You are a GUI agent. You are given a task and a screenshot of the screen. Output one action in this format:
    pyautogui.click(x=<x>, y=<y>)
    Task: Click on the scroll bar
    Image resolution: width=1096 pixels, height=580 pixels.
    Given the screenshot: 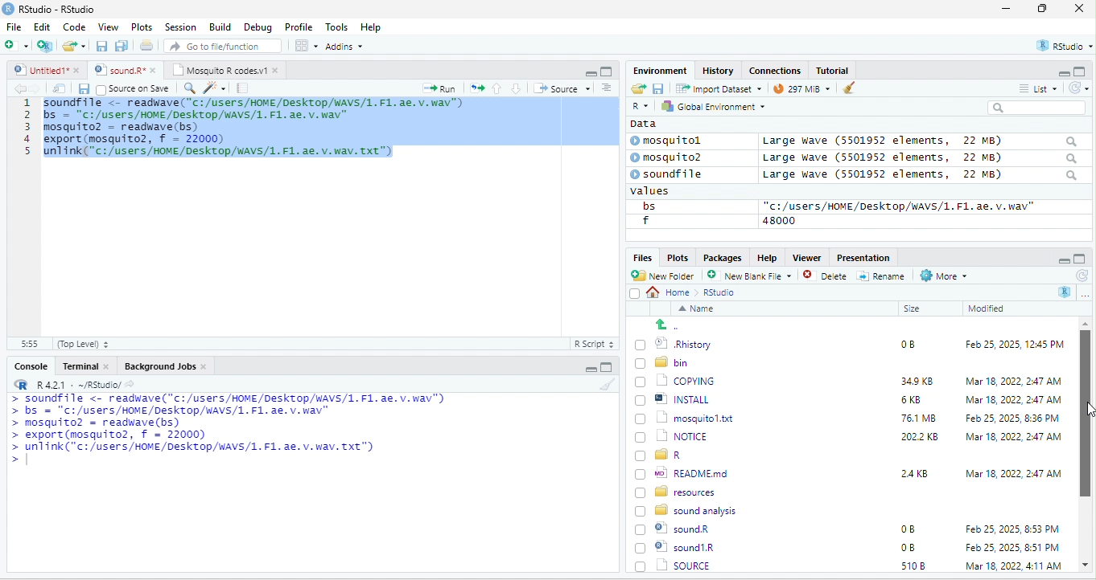 What is the action you would take?
    pyautogui.click(x=611, y=214)
    